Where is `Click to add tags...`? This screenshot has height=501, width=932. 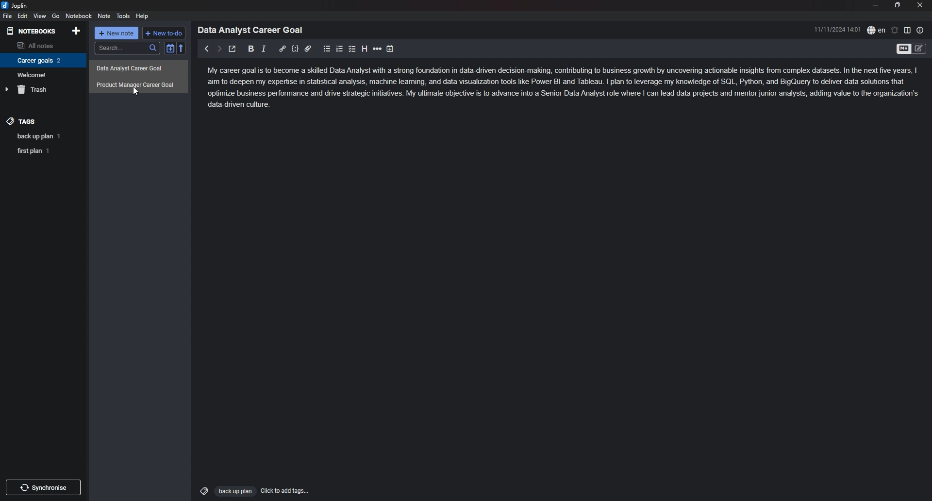 Click to add tags... is located at coordinates (285, 491).